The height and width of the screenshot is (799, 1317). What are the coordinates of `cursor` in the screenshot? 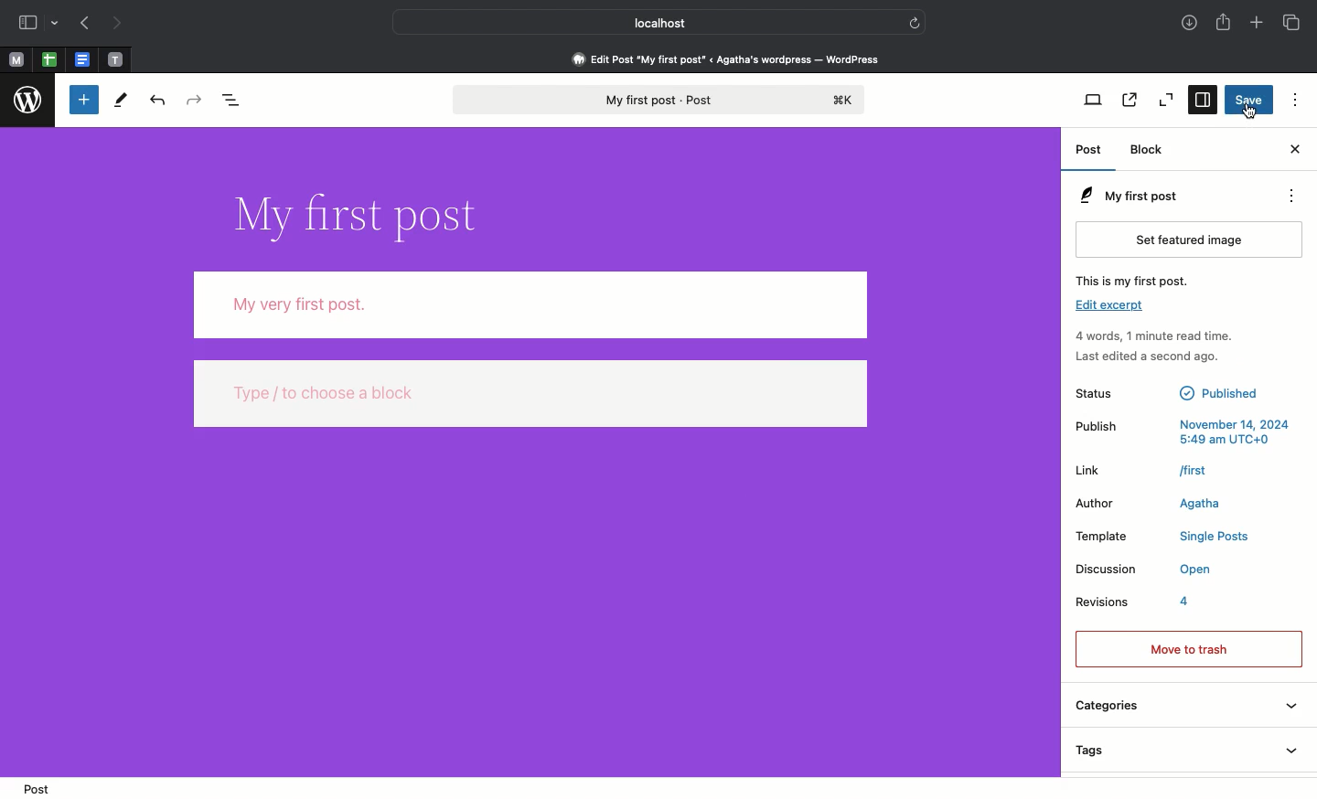 It's located at (1248, 114).